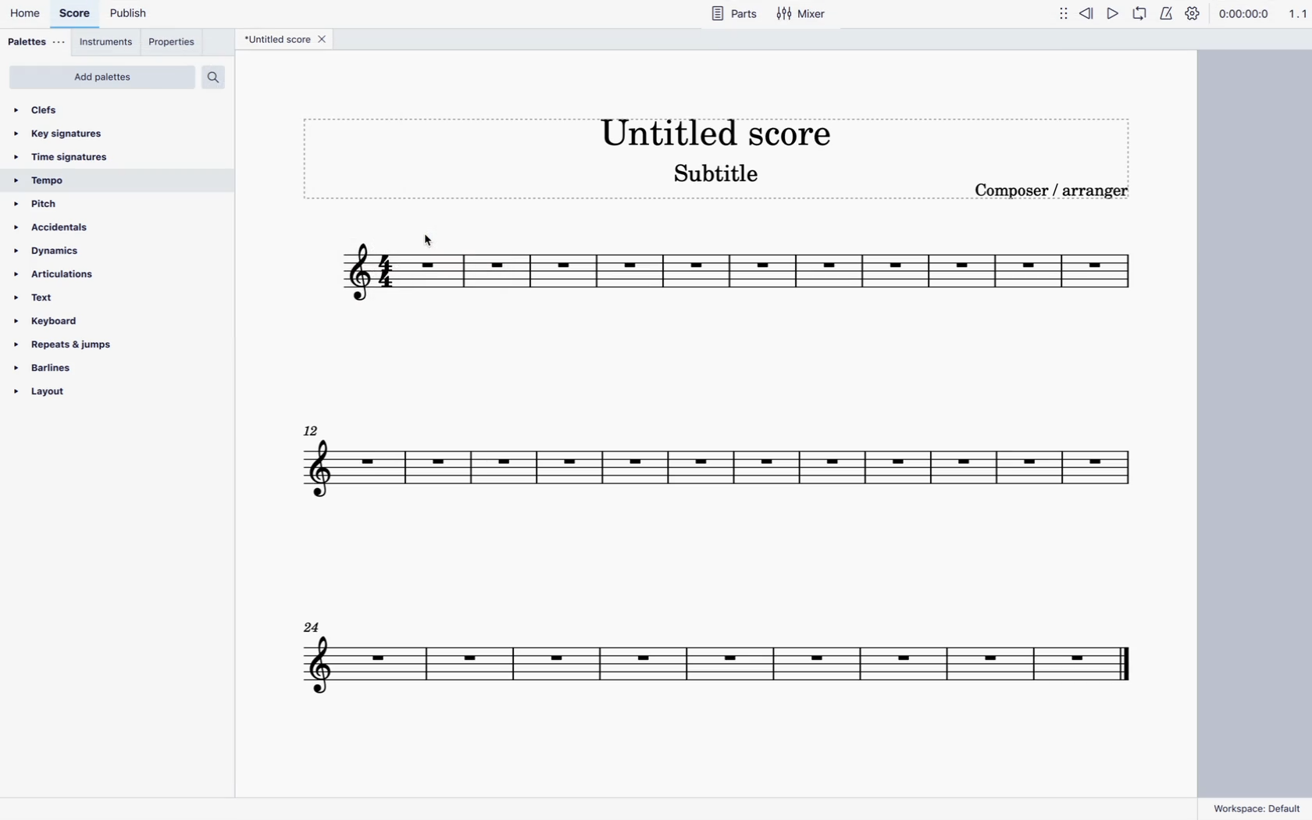 The width and height of the screenshot is (1312, 820). I want to click on barlines, so click(56, 367).